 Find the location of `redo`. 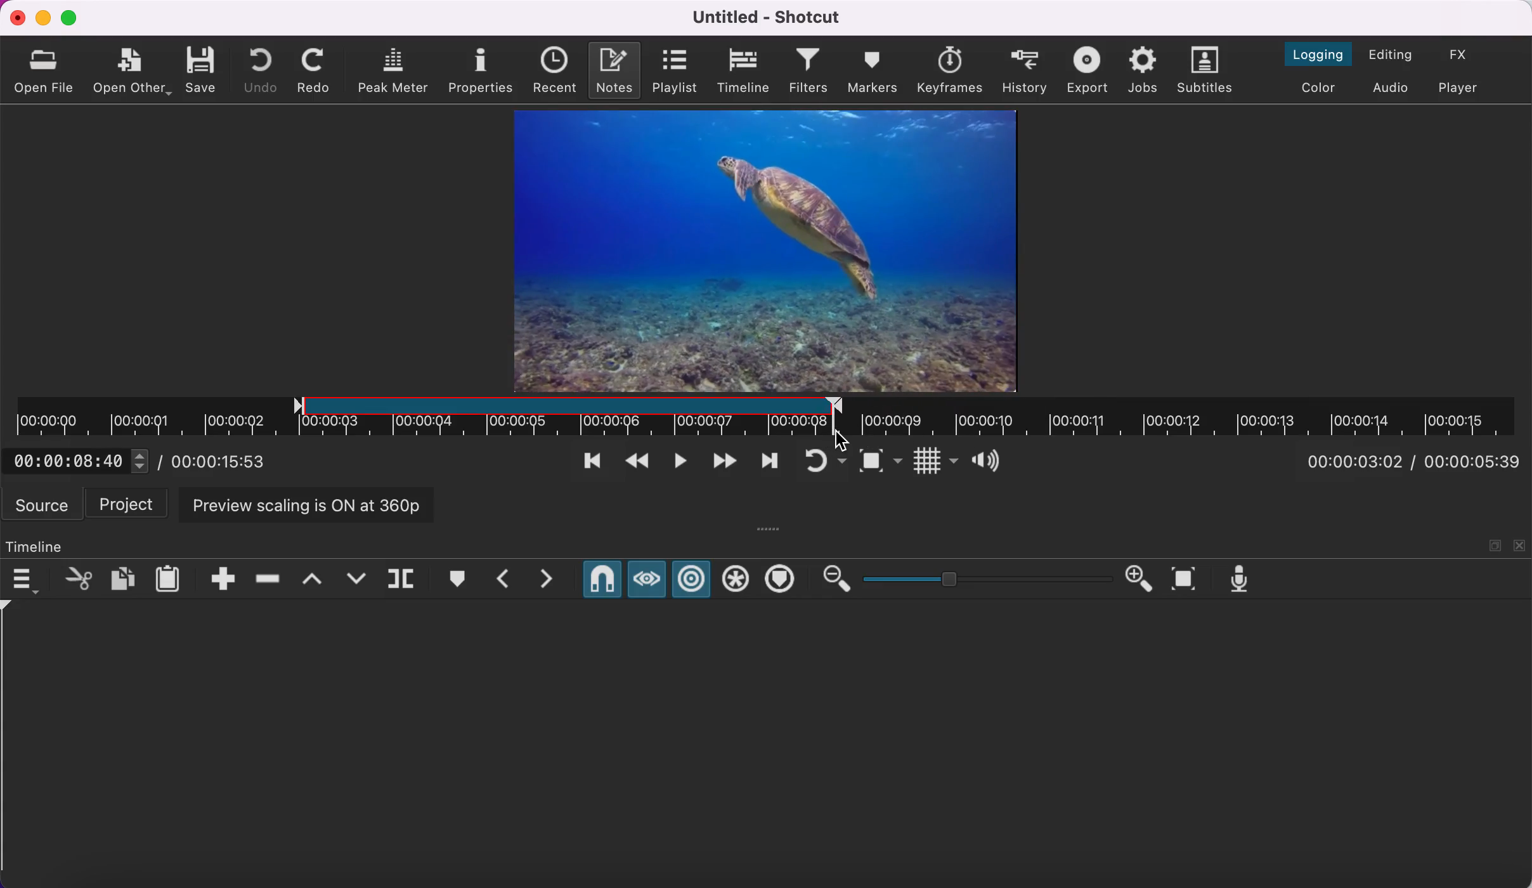

redo is located at coordinates (317, 70).